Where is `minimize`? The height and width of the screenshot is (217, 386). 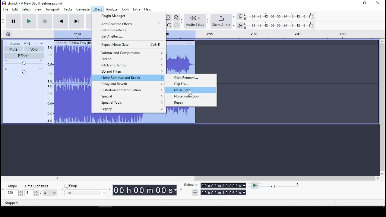
minimize is located at coordinates (352, 3).